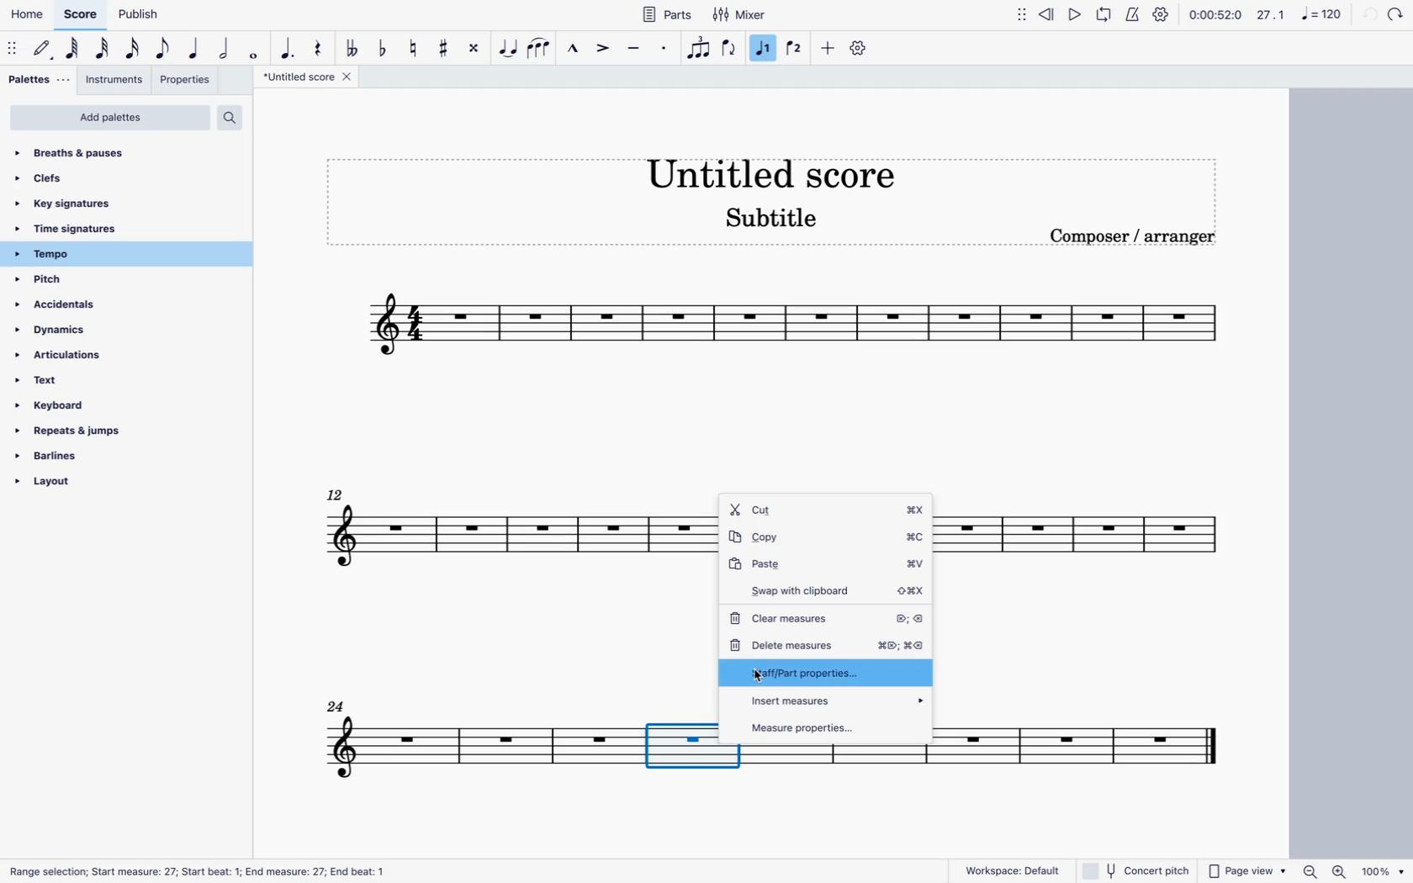 The height and width of the screenshot is (883, 1413). Describe the element at coordinates (336, 706) in the screenshot. I see `24` at that location.